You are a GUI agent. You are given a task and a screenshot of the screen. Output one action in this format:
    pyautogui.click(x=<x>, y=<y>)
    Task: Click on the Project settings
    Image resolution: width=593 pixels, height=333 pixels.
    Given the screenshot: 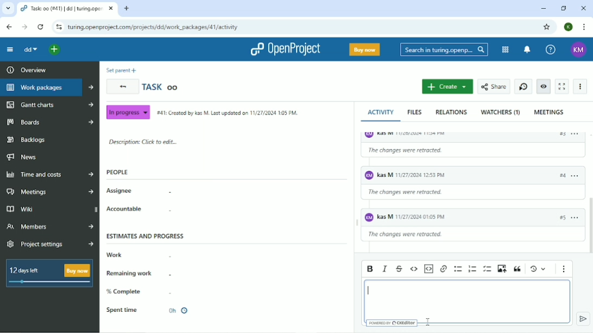 What is the action you would take?
    pyautogui.click(x=50, y=245)
    